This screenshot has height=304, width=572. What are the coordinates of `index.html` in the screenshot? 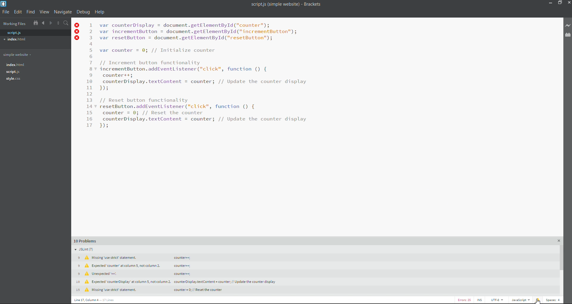 It's located at (15, 40).